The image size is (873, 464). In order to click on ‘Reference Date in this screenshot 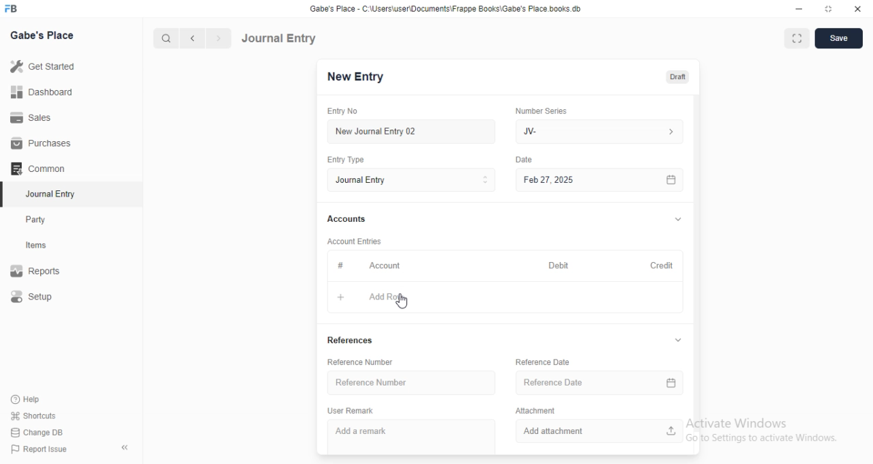, I will do `click(542, 362)`.